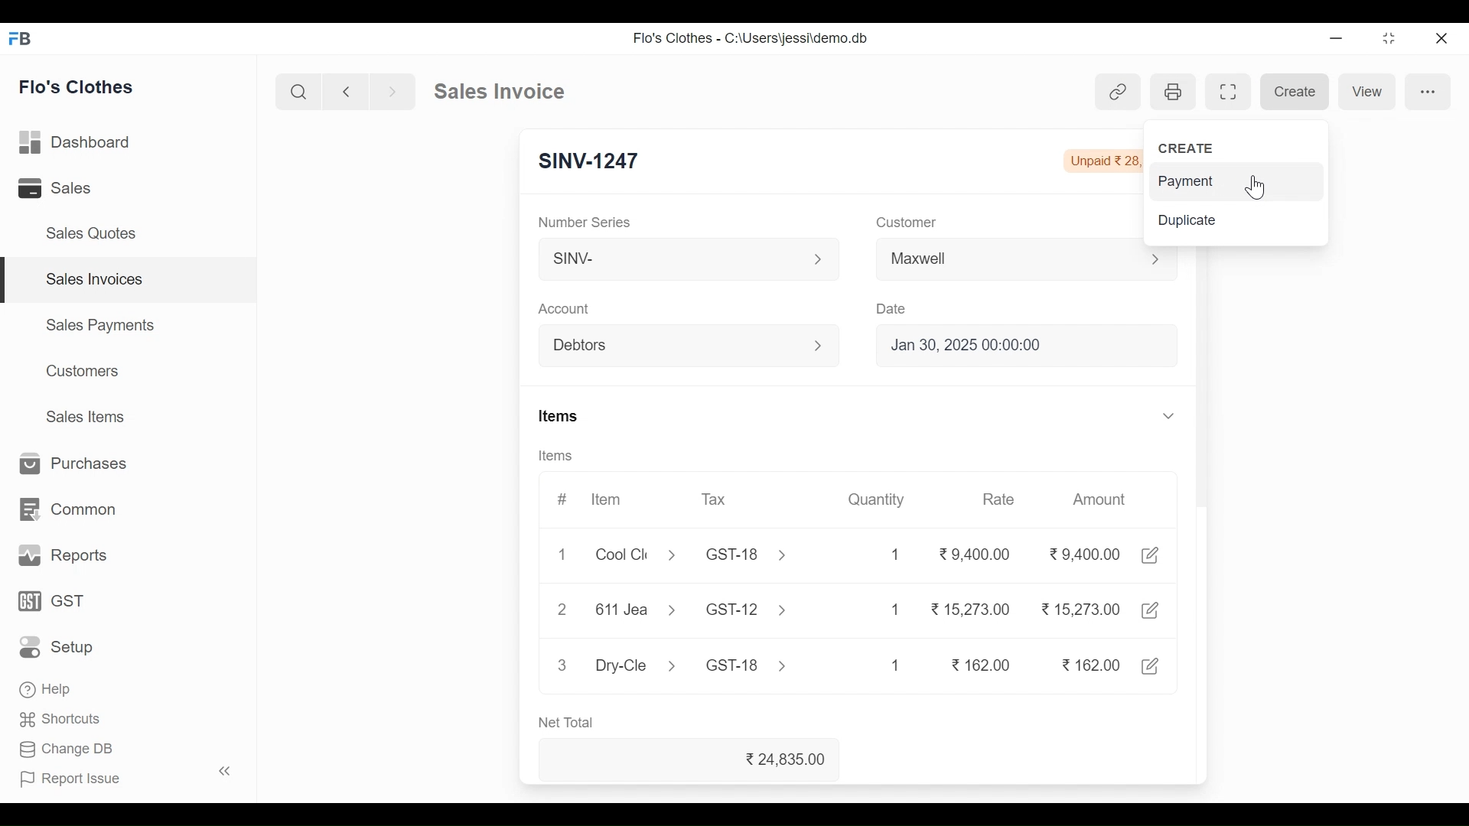  Describe the element at coordinates (1098, 498) in the screenshot. I see `Amount` at that location.